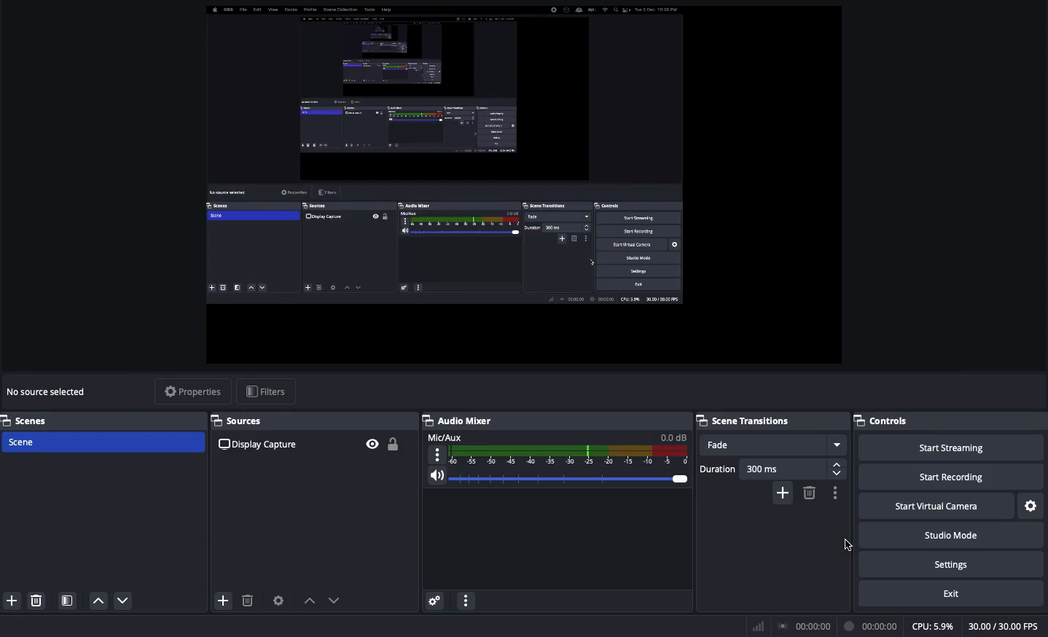  What do you see at coordinates (277, 601) in the screenshot?
I see `Source preferences` at bounding box center [277, 601].